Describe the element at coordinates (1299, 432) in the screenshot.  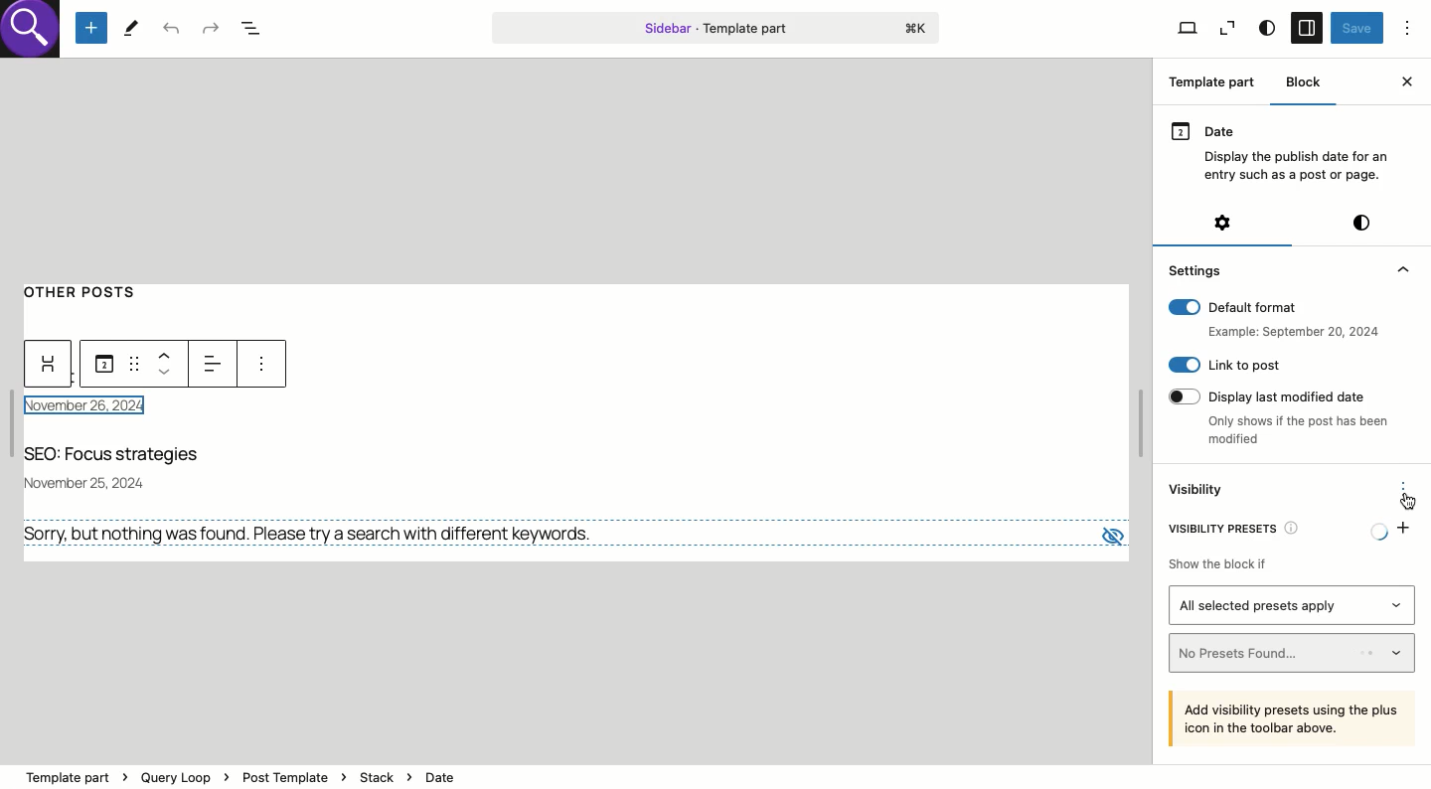
I see `only shows` at that location.